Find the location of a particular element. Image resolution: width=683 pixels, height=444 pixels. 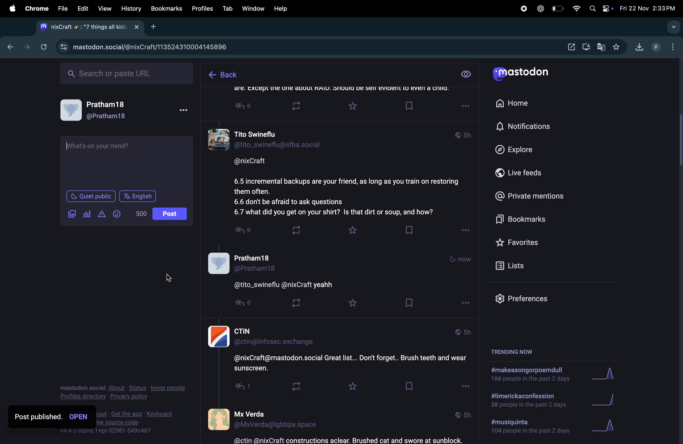

forward is located at coordinates (26, 46).